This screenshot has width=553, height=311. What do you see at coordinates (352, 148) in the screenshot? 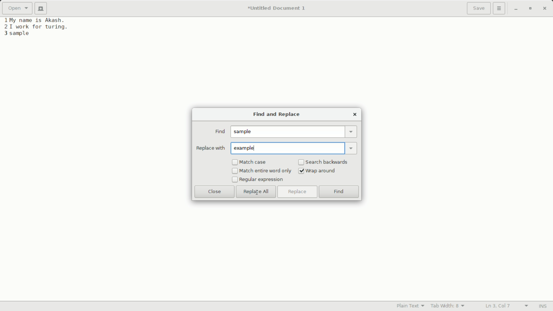
I see `dropdown` at bounding box center [352, 148].